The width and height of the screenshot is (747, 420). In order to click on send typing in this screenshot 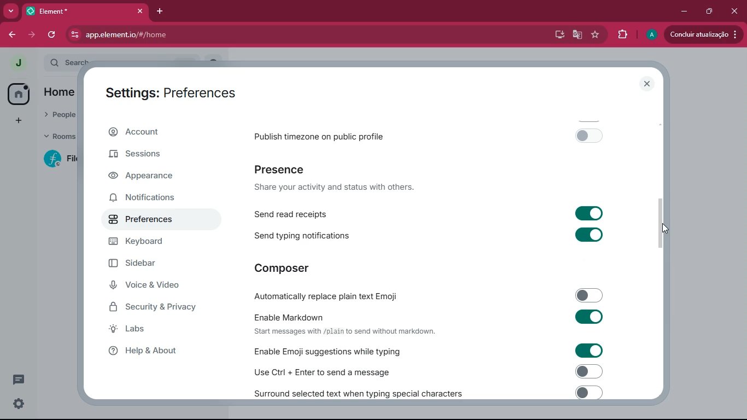, I will do `click(429, 235)`.